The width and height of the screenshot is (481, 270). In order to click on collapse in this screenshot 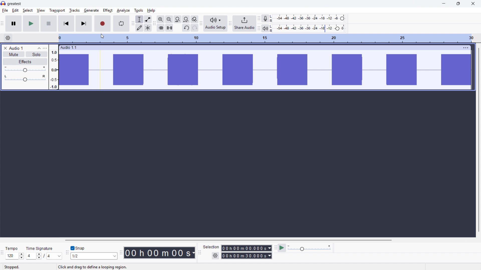, I will do `click(39, 48)`.